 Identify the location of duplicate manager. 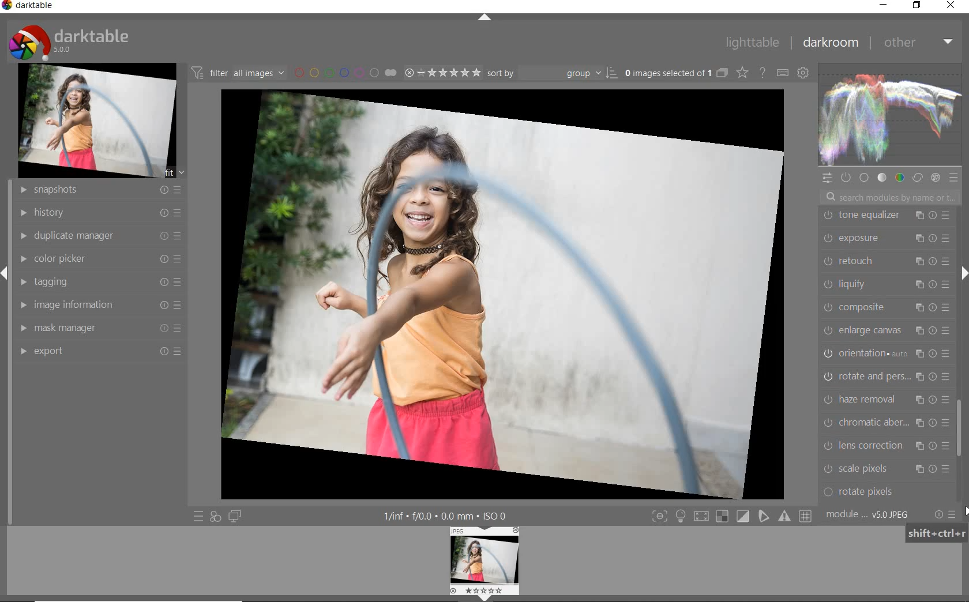
(101, 236).